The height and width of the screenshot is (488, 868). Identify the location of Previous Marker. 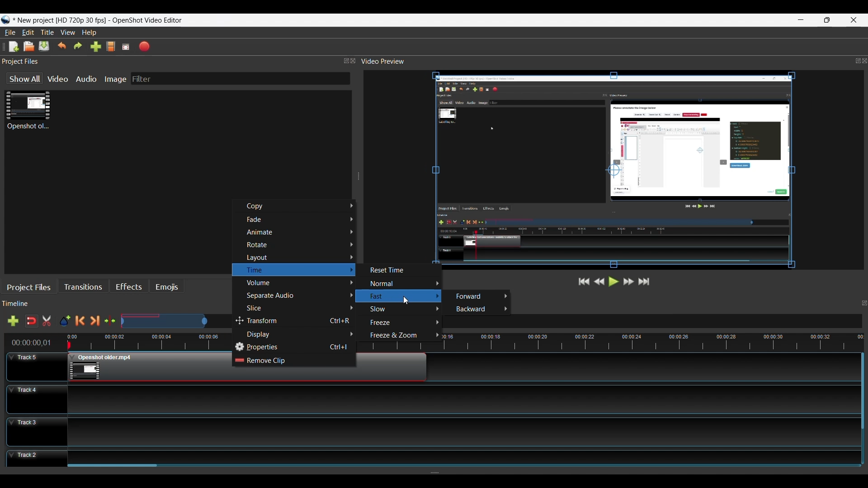
(80, 321).